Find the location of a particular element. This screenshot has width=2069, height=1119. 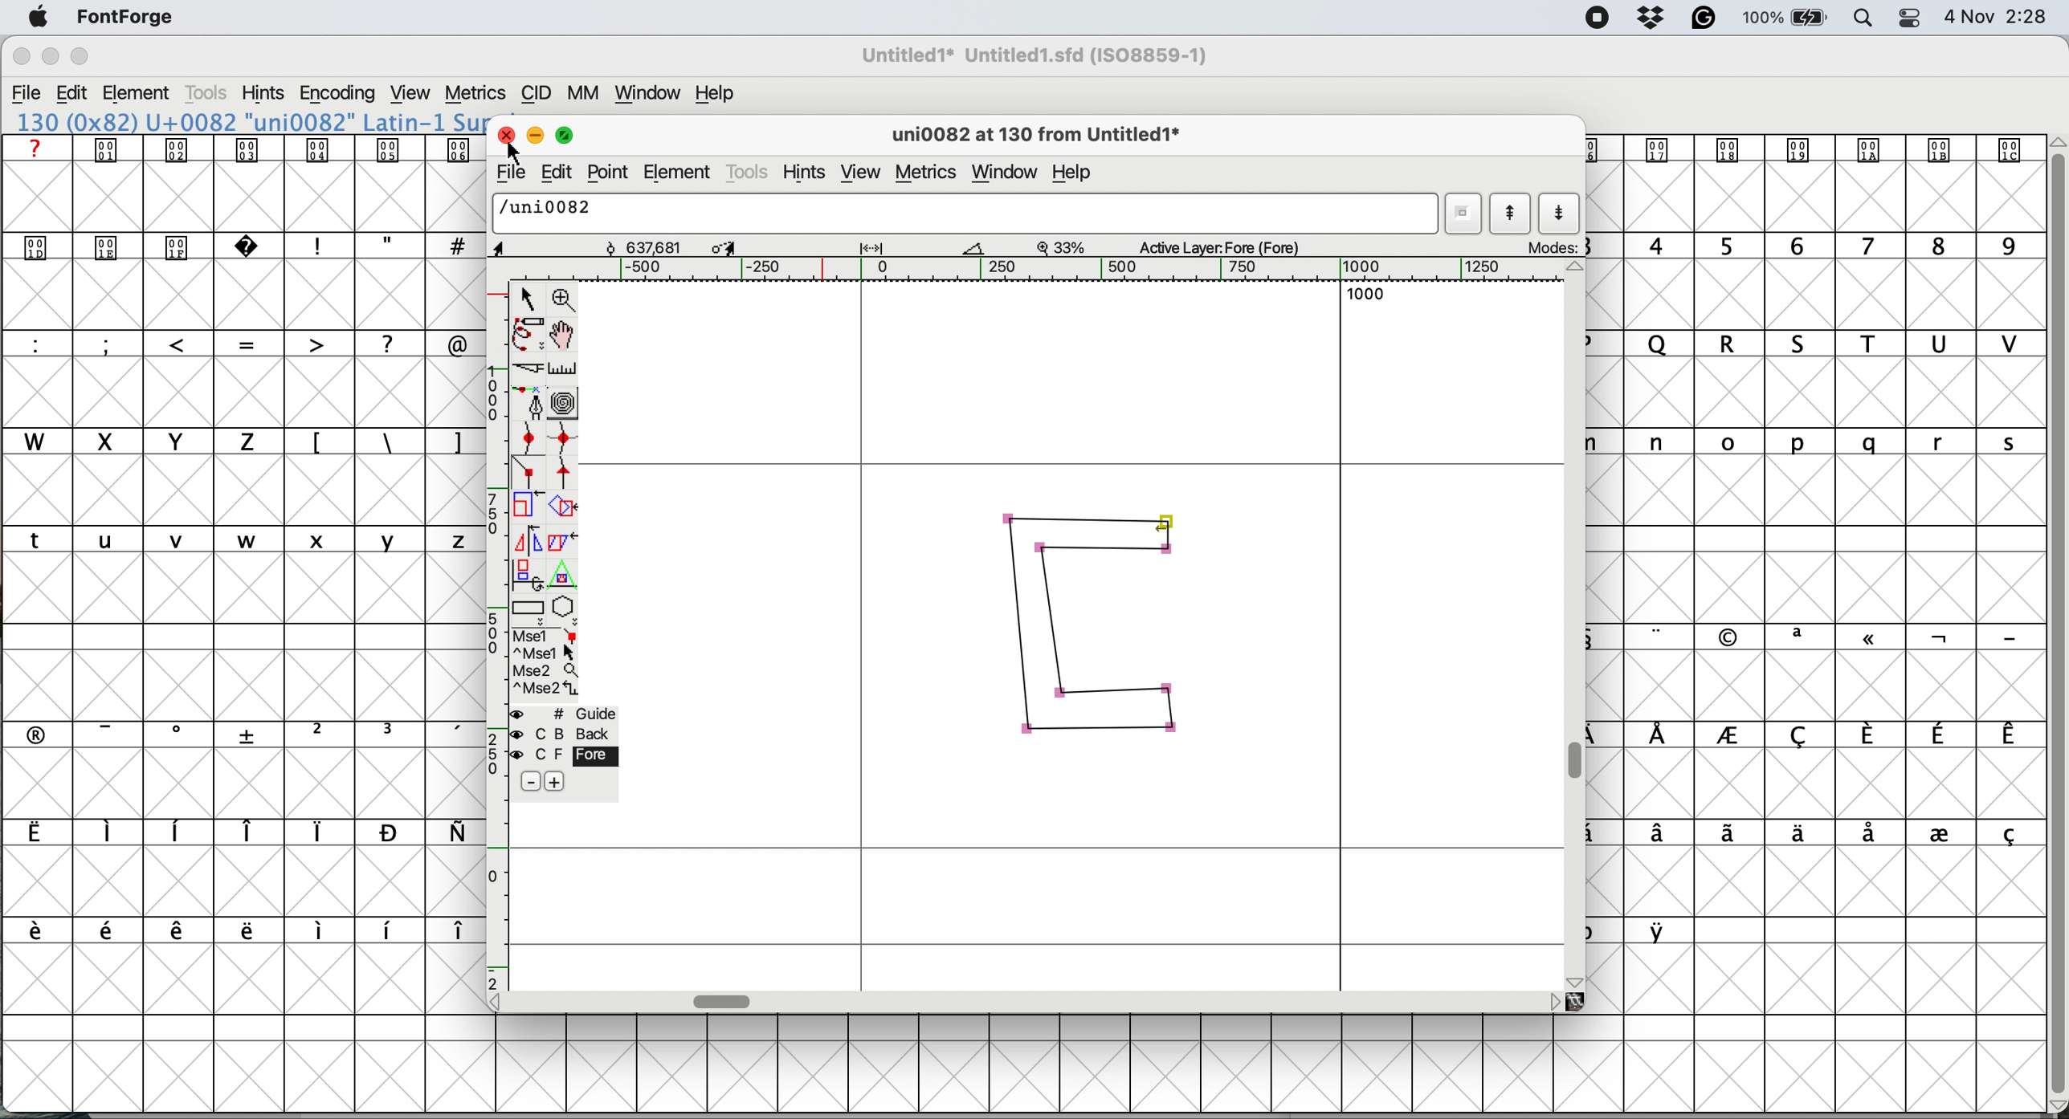

window is located at coordinates (651, 93).